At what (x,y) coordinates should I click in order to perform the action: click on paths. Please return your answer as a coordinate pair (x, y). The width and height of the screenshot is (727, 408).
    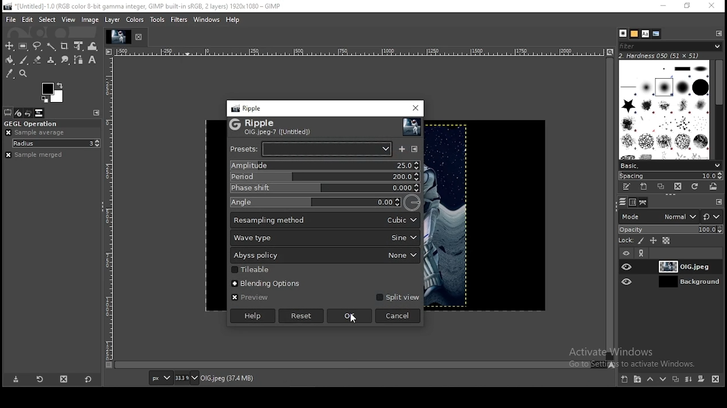
    Looking at the image, I should click on (643, 202).